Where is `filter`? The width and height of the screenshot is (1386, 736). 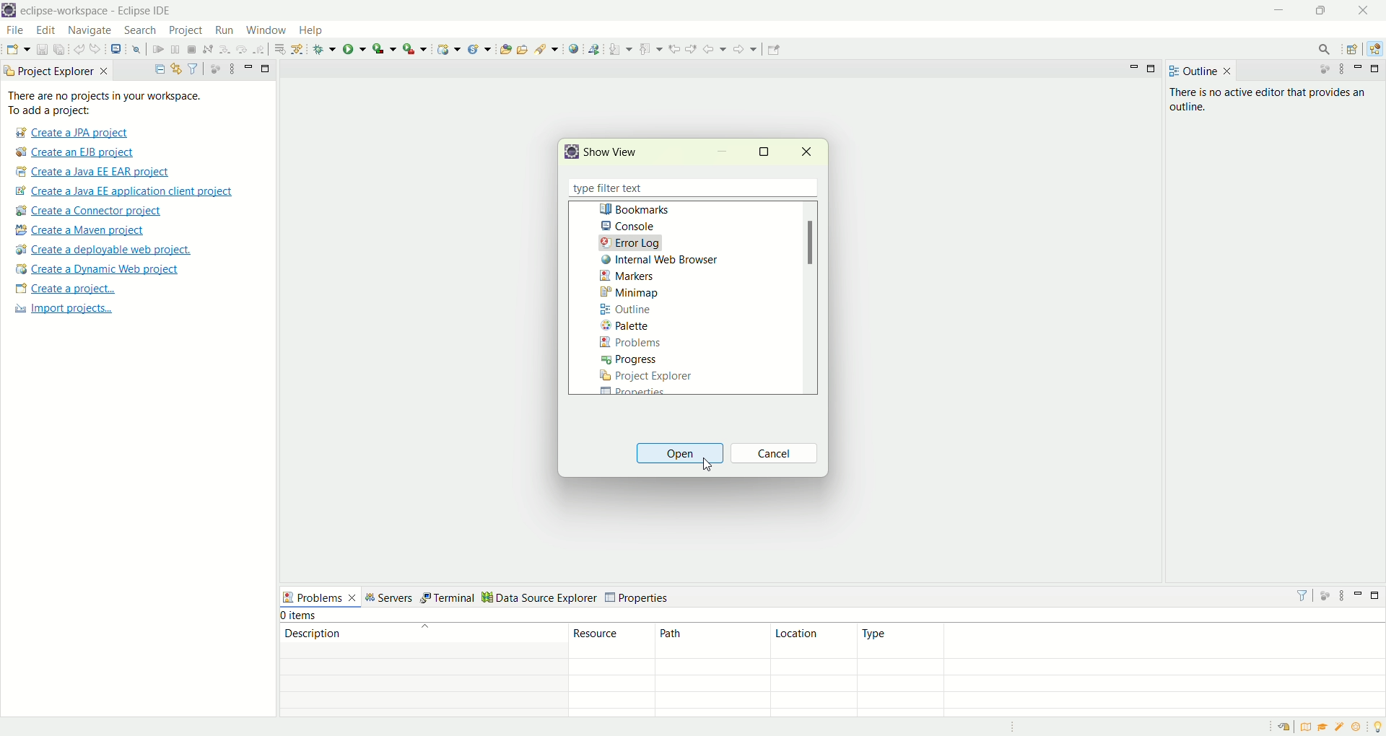 filter is located at coordinates (193, 68).